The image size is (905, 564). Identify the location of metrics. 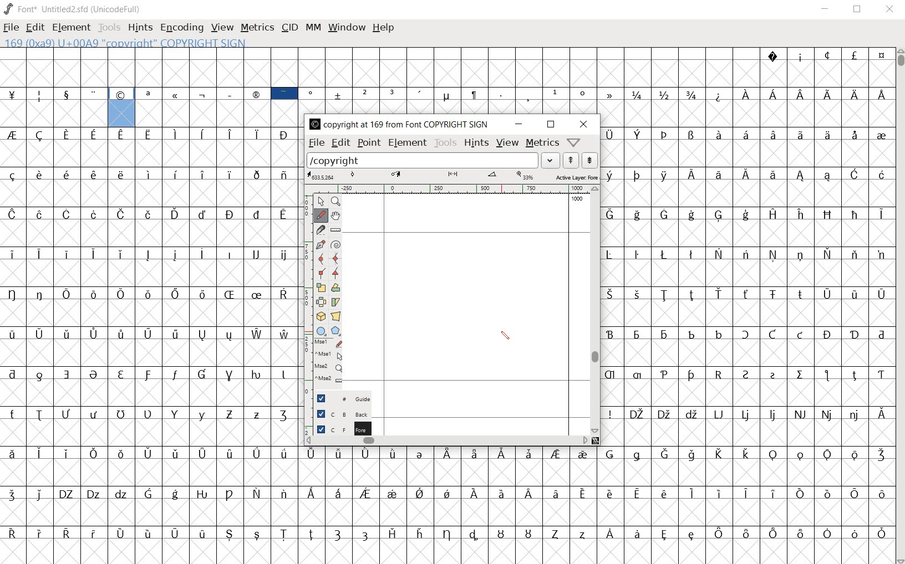
(257, 27).